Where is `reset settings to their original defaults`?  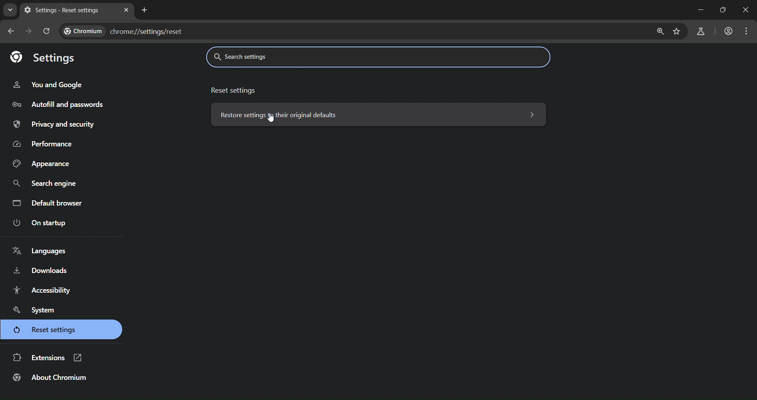
reset settings to their original defaults is located at coordinates (376, 114).